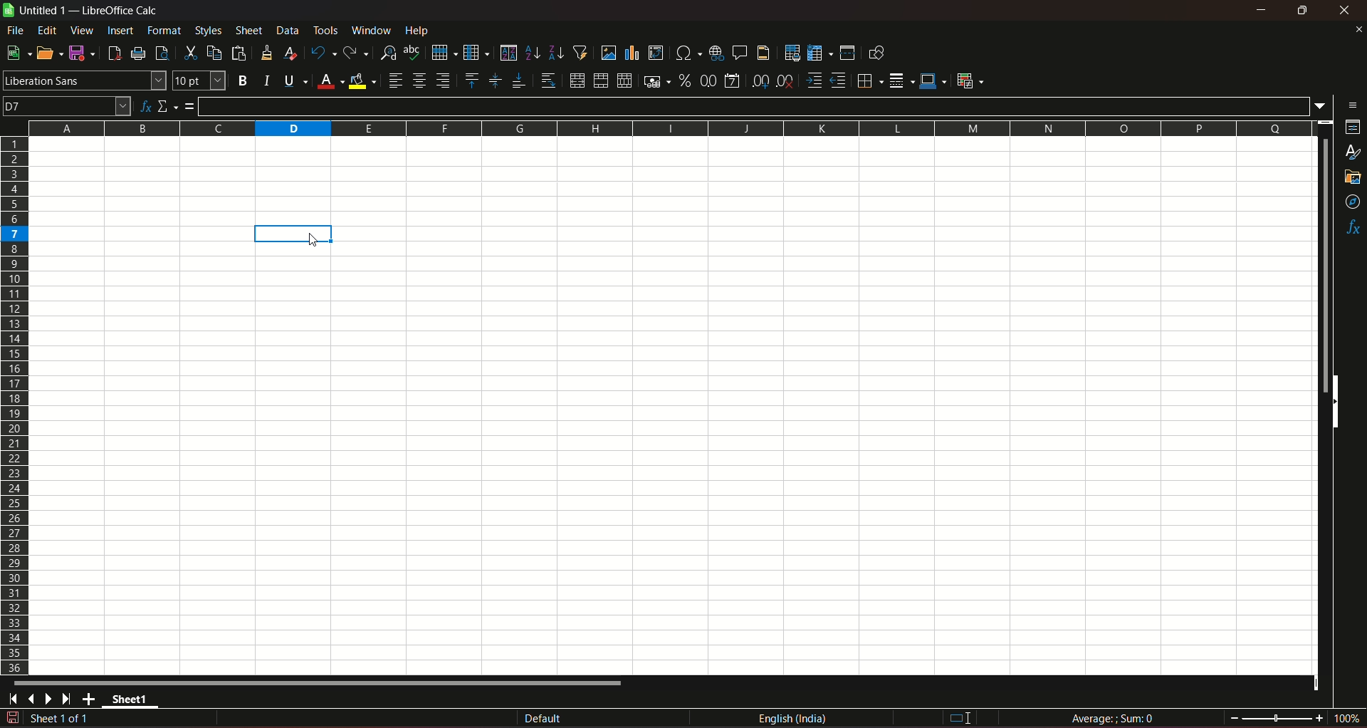 The height and width of the screenshot is (728, 1367). I want to click on formula, so click(190, 106).